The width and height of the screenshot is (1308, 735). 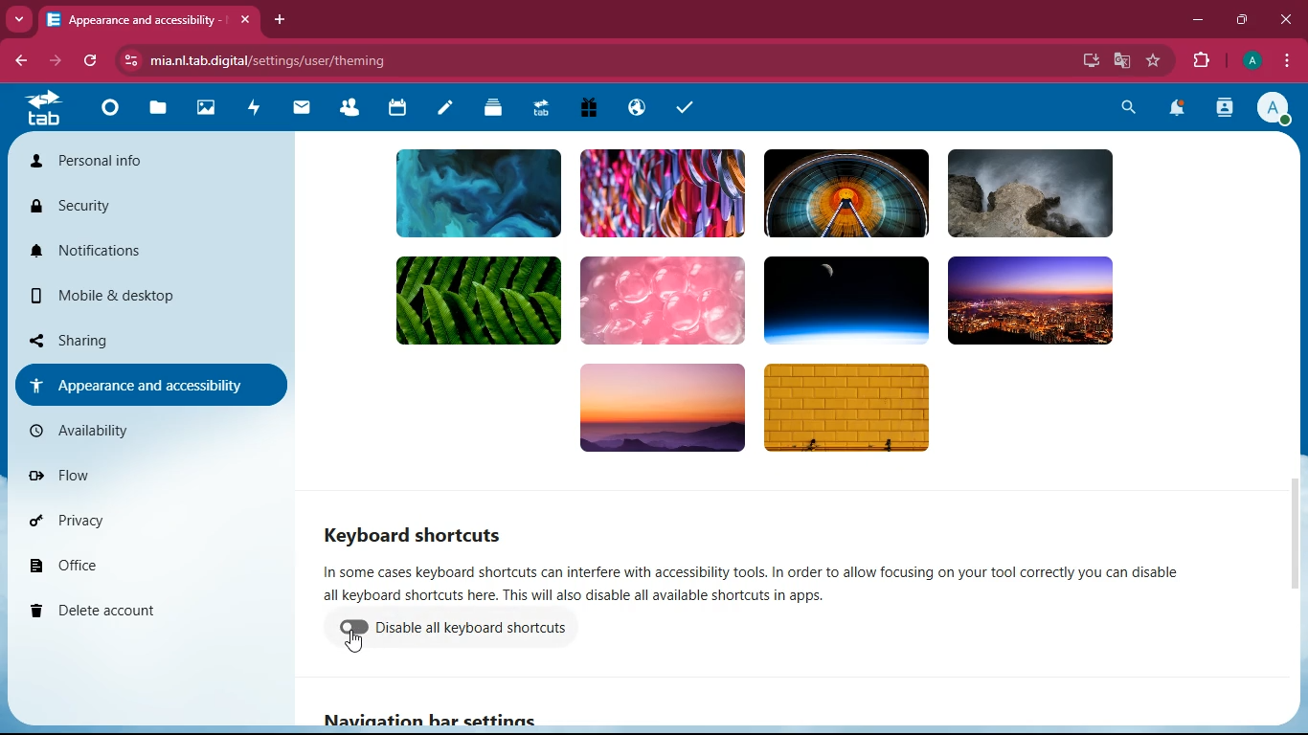 What do you see at coordinates (147, 15) in the screenshot?
I see `tab` at bounding box center [147, 15].